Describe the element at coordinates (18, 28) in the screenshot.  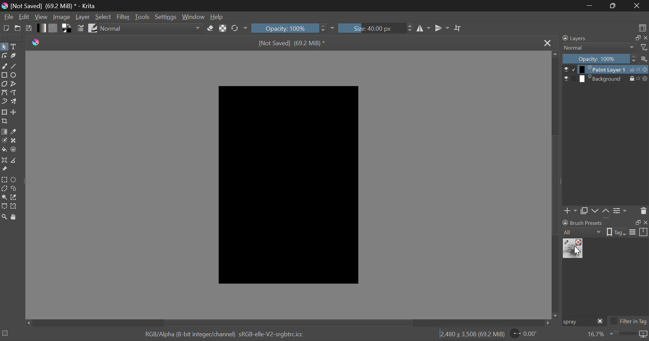
I see `Open` at that location.